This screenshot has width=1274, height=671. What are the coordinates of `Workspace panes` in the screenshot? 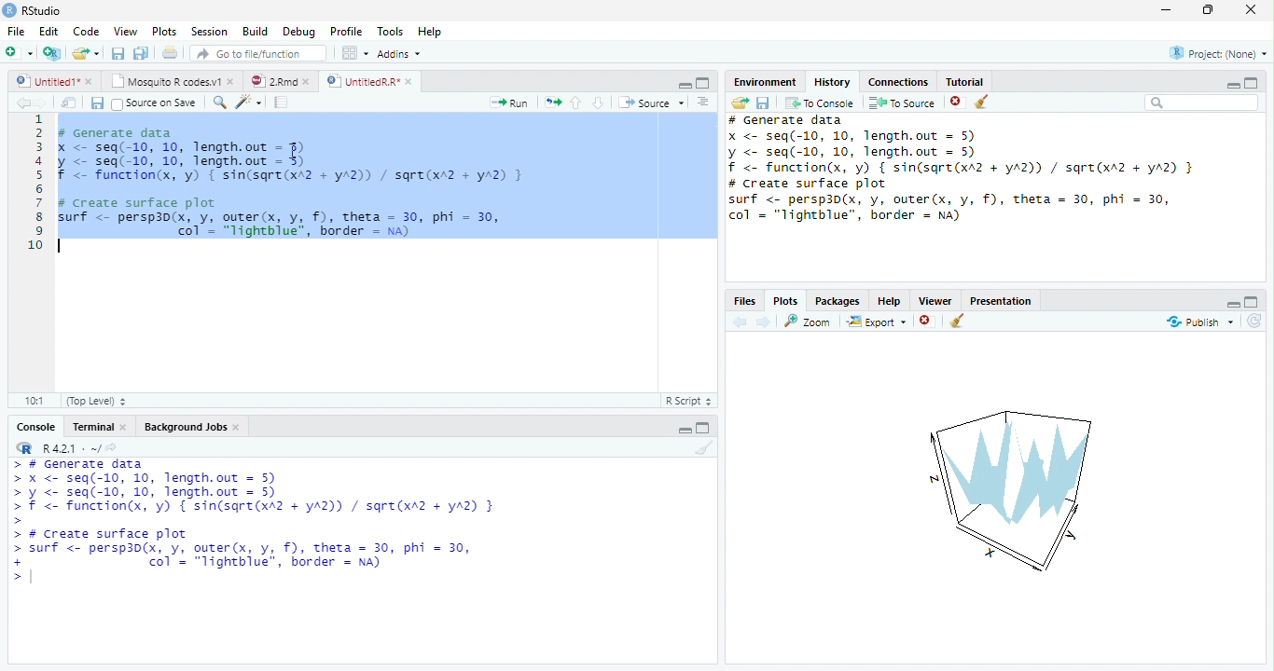 It's located at (353, 52).